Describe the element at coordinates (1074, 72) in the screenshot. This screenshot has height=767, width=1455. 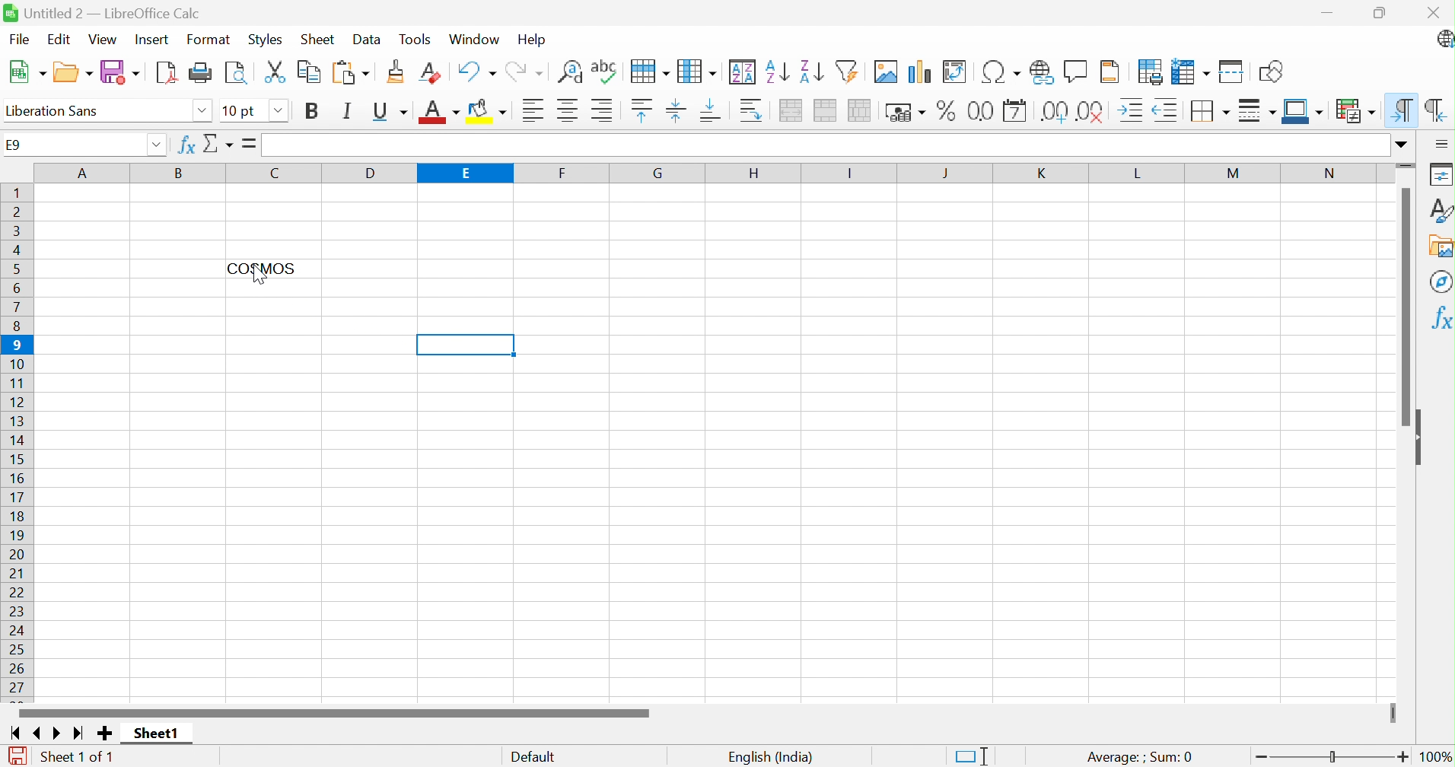
I see `Insert comment` at that location.